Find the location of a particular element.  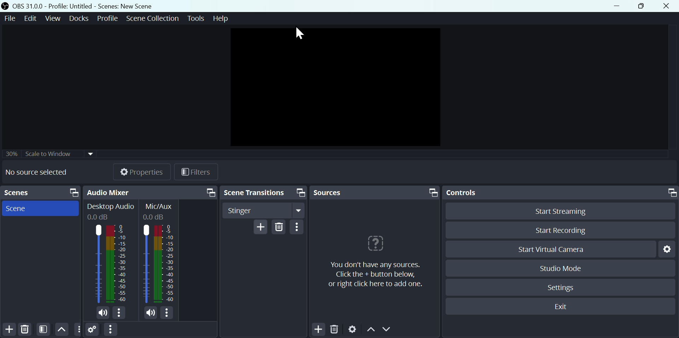

Settings is located at coordinates (93, 331).